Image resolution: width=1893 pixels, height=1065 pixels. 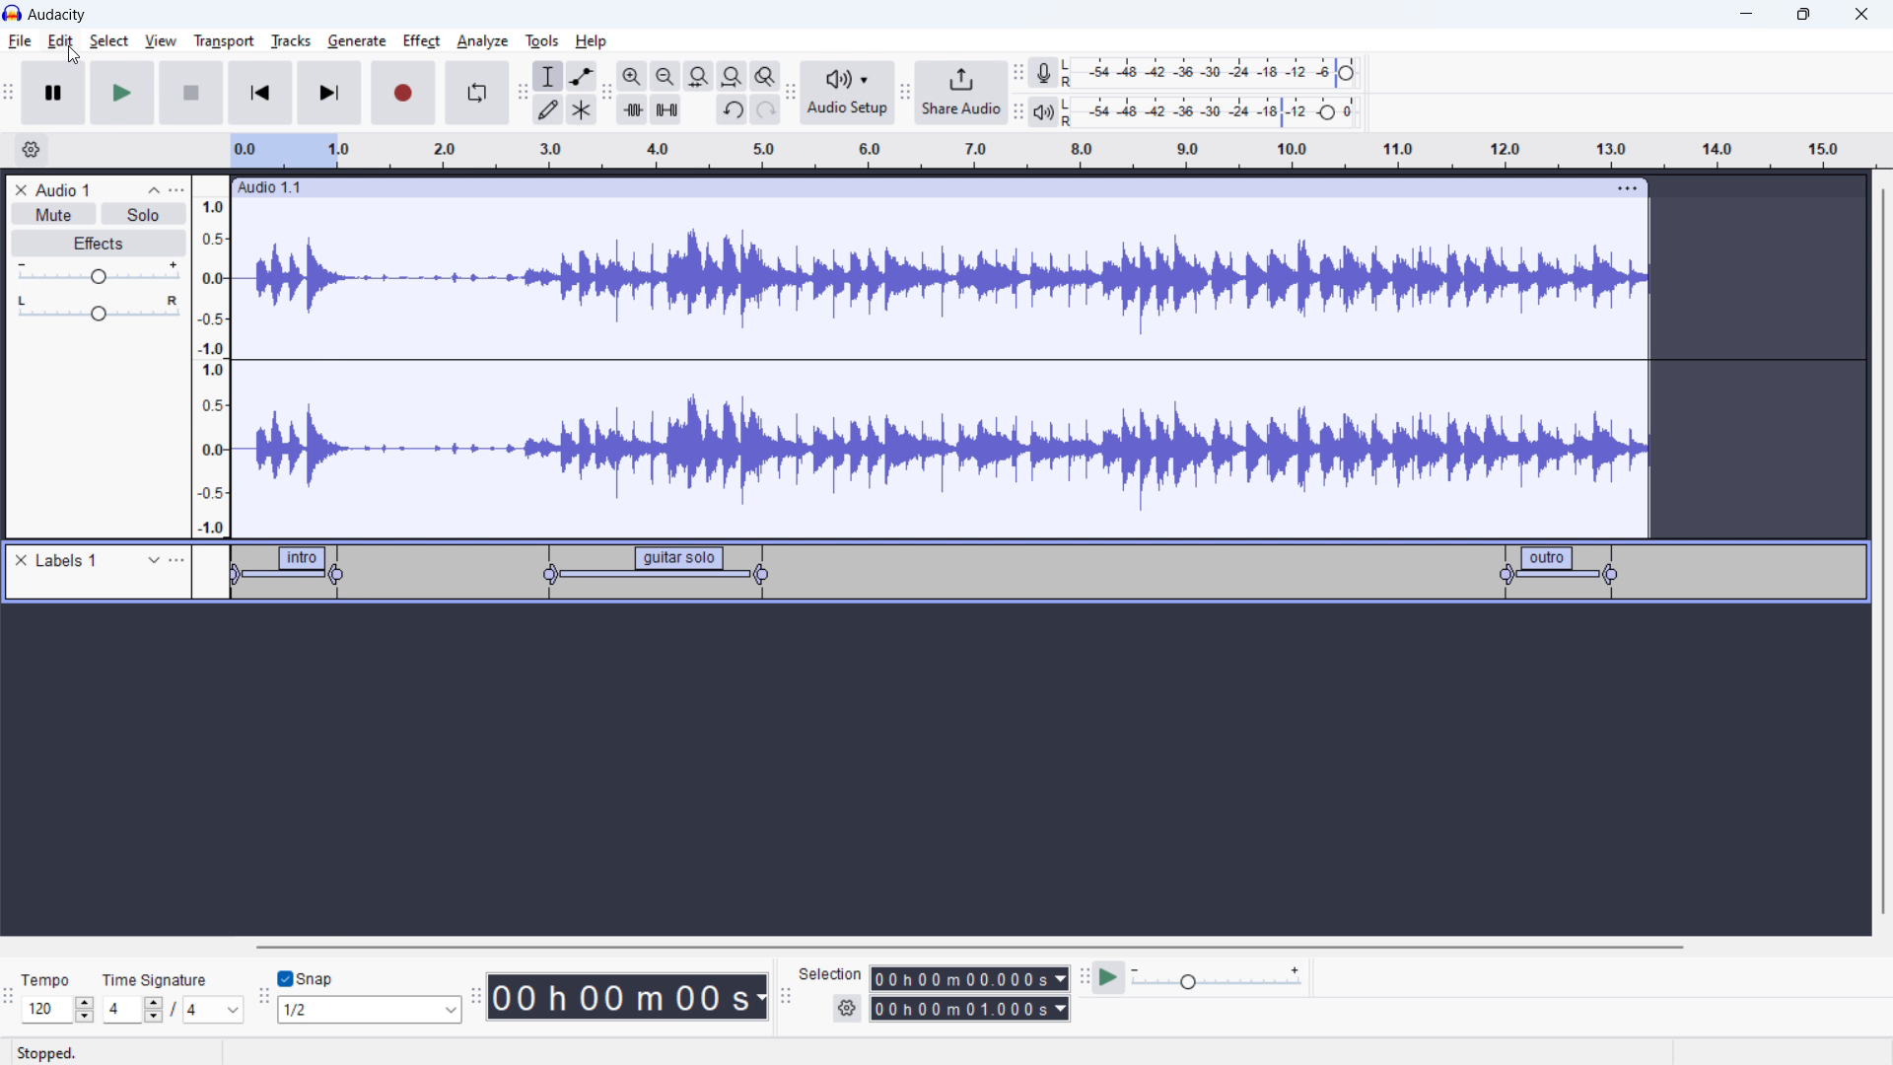 I want to click on generate, so click(x=357, y=40).